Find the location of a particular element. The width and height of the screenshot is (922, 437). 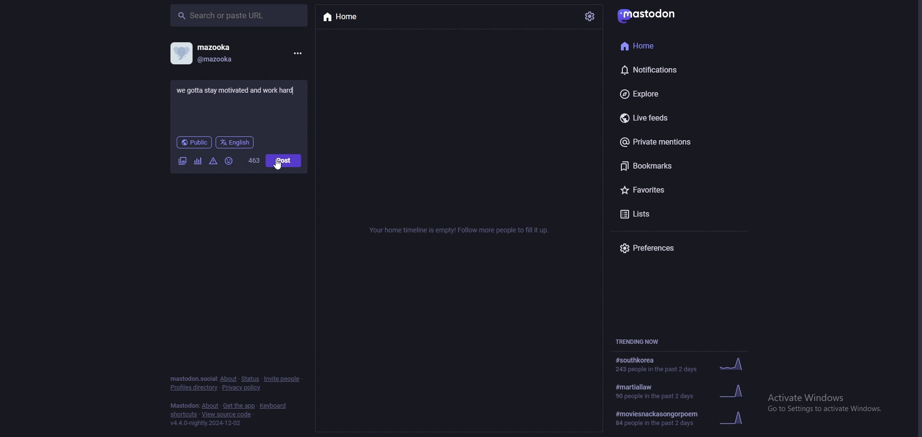

live feeds is located at coordinates (667, 117).